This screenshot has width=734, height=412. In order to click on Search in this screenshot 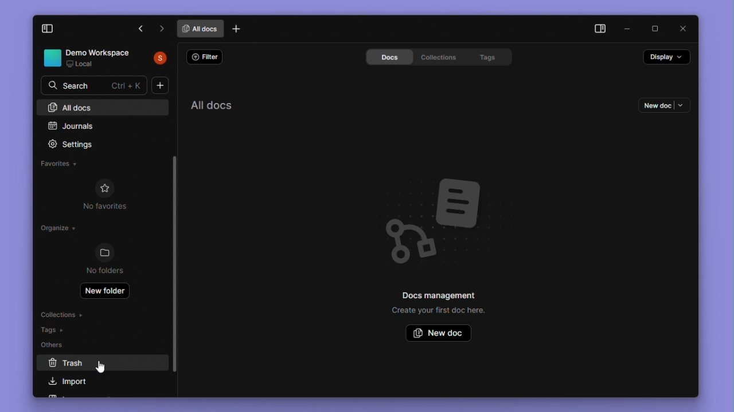, I will do `click(104, 85)`.